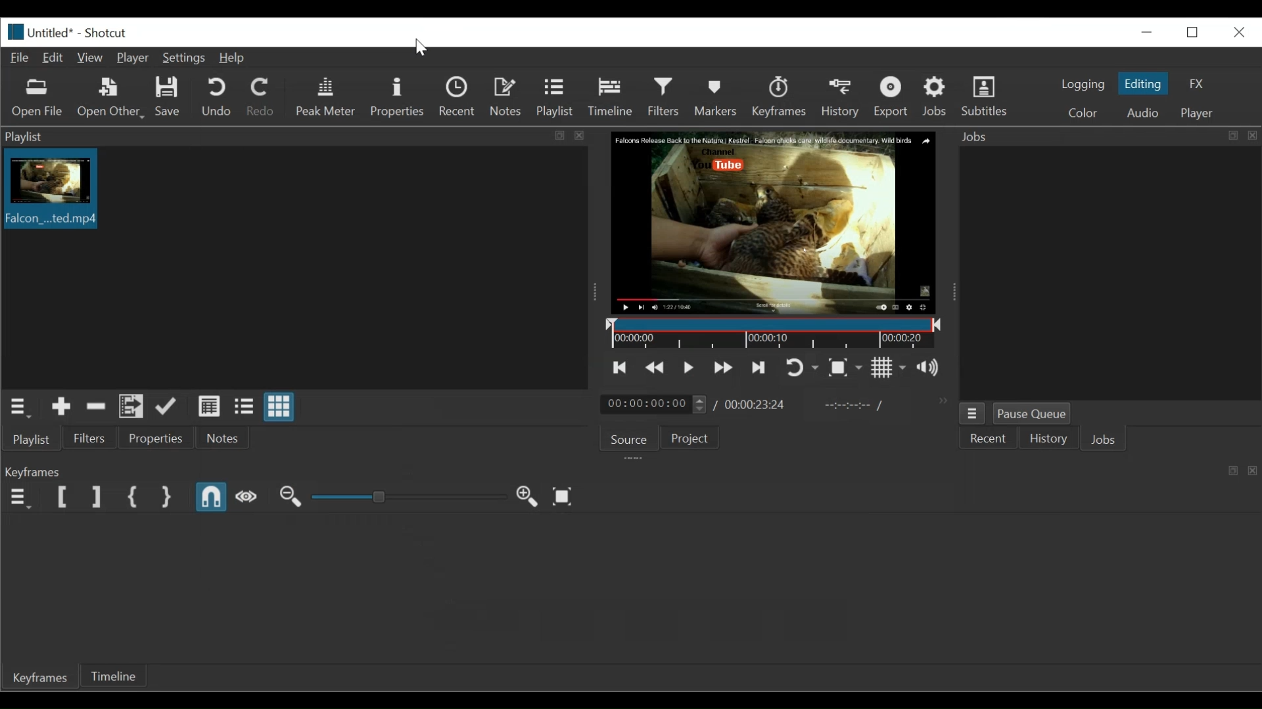 This screenshot has height=709, width=1262. Describe the element at coordinates (182, 58) in the screenshot. I see `Settings` at that location.